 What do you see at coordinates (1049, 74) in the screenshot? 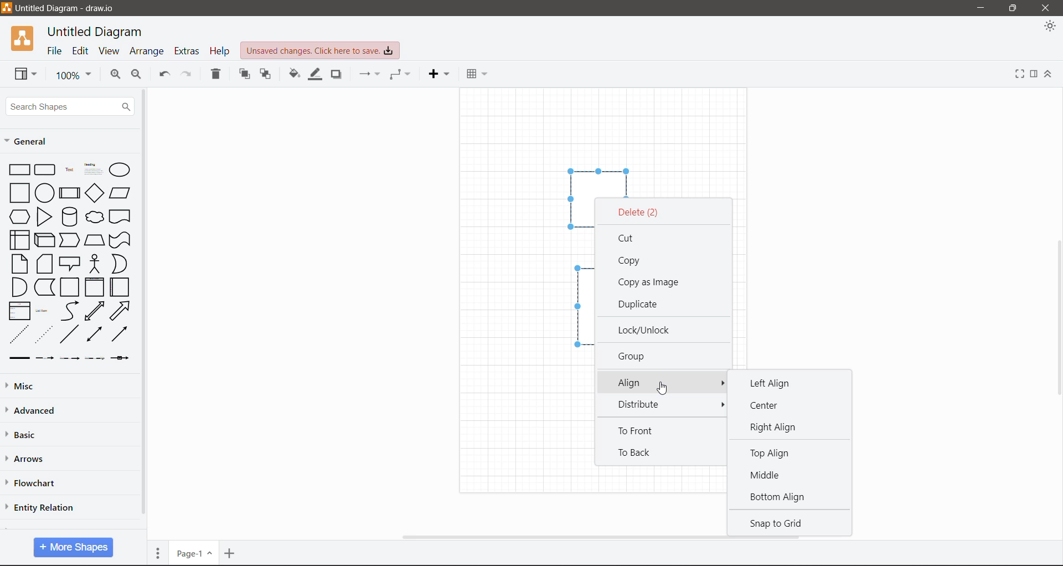
I see `Expand/Collapse` at bounding box center [1049, 74].